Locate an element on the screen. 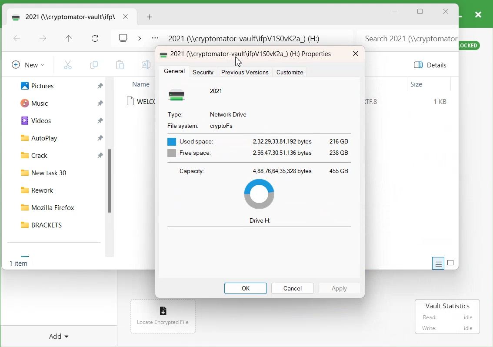 The image size is (493, 347). Word RTF 8 is located at coordinates (375, 102).